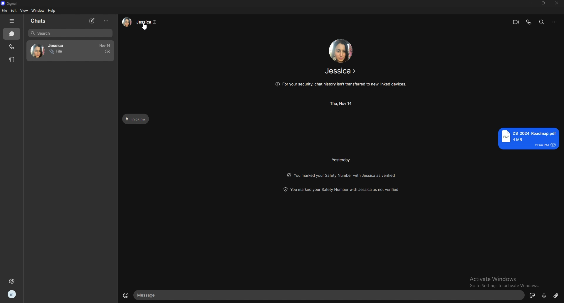 This screenshot has width=564, height=303. I want to click on emojis, so click(126, 296).